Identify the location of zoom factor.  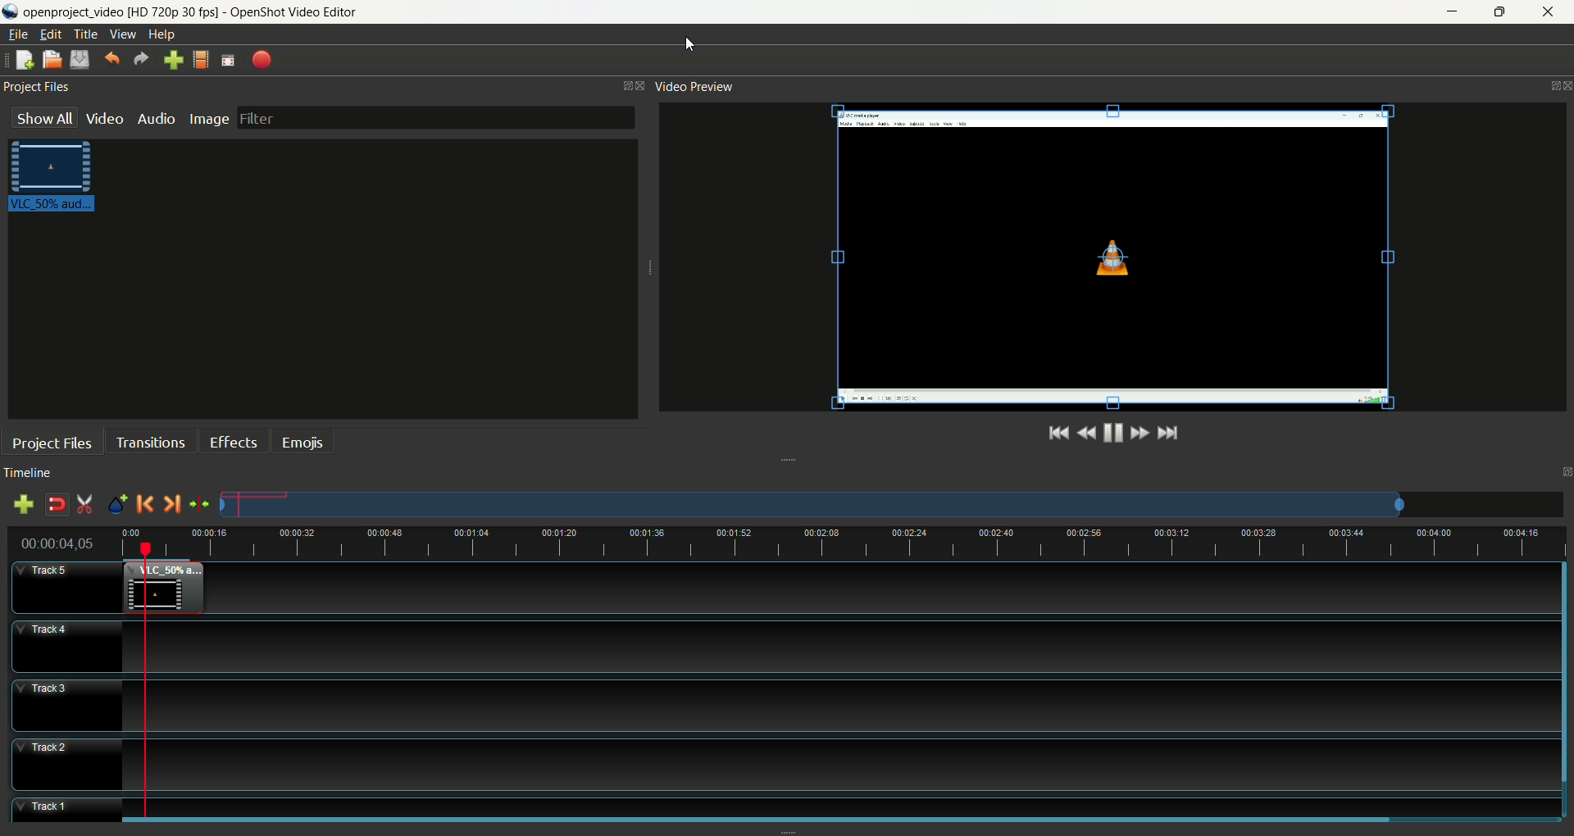
(855, 543).